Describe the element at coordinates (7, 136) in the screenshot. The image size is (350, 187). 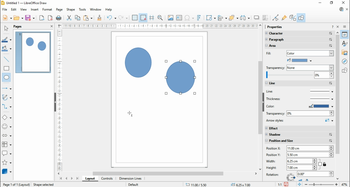
I see `block arrows` at that location.